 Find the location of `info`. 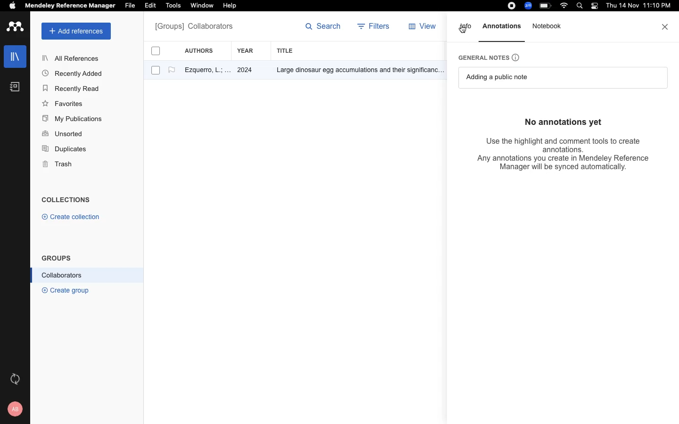

info is located at coordinates (466, 29).